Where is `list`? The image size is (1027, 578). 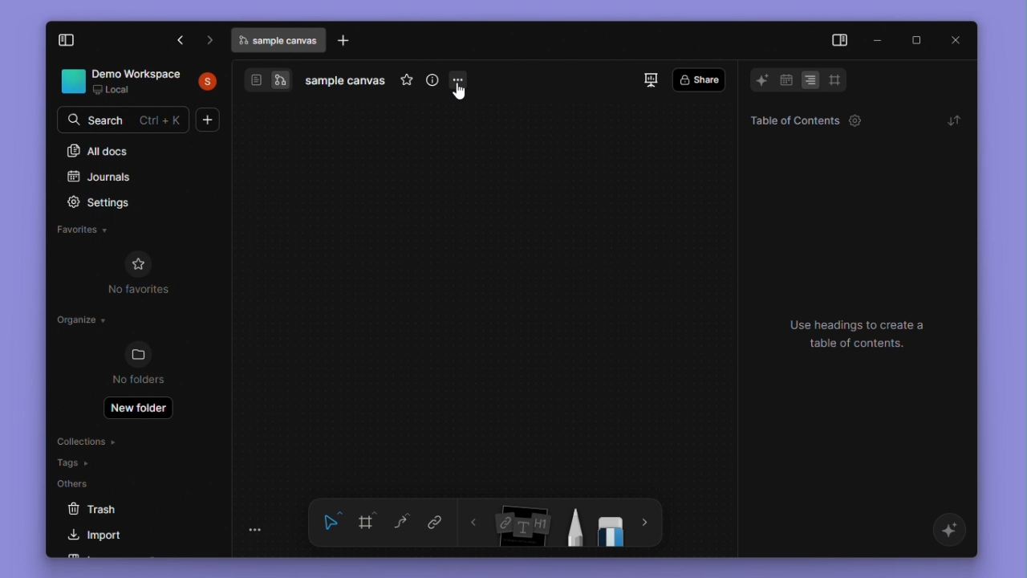
list is located at coordinates (811, 80).